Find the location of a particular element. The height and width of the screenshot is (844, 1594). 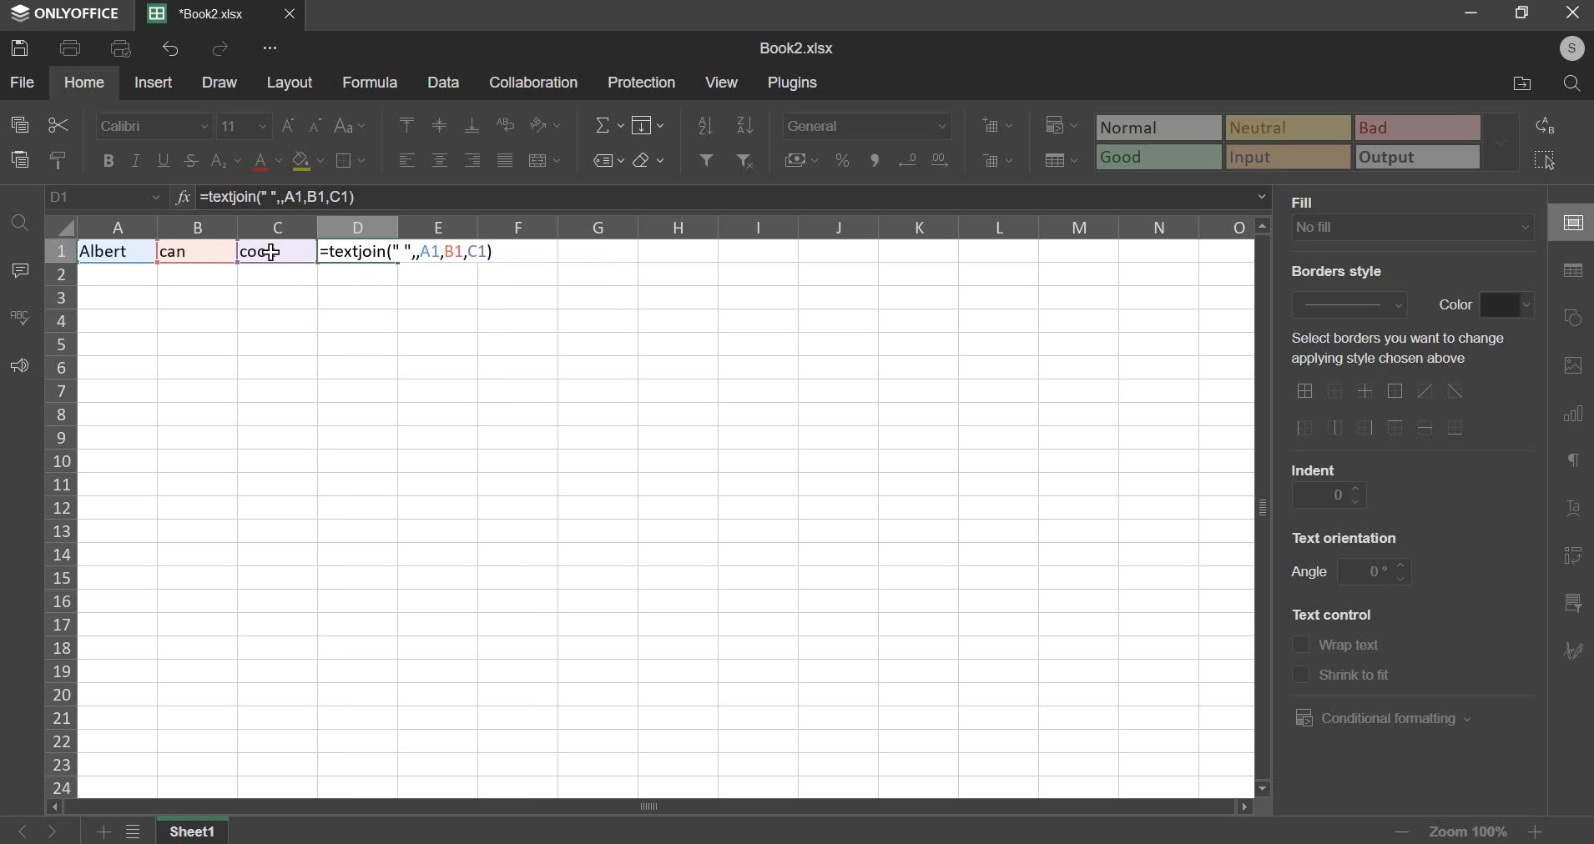

comment is located at coordinates (19, 270).